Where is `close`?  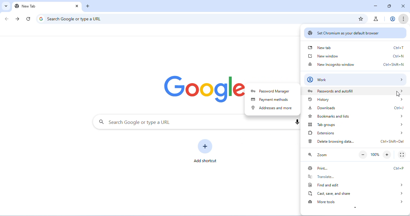 close is located at coordinates (404, 6).